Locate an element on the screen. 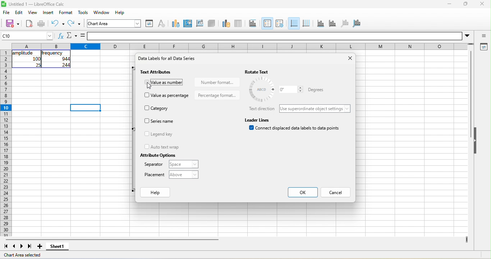  add new sheet is located at coordinates (40, 246).